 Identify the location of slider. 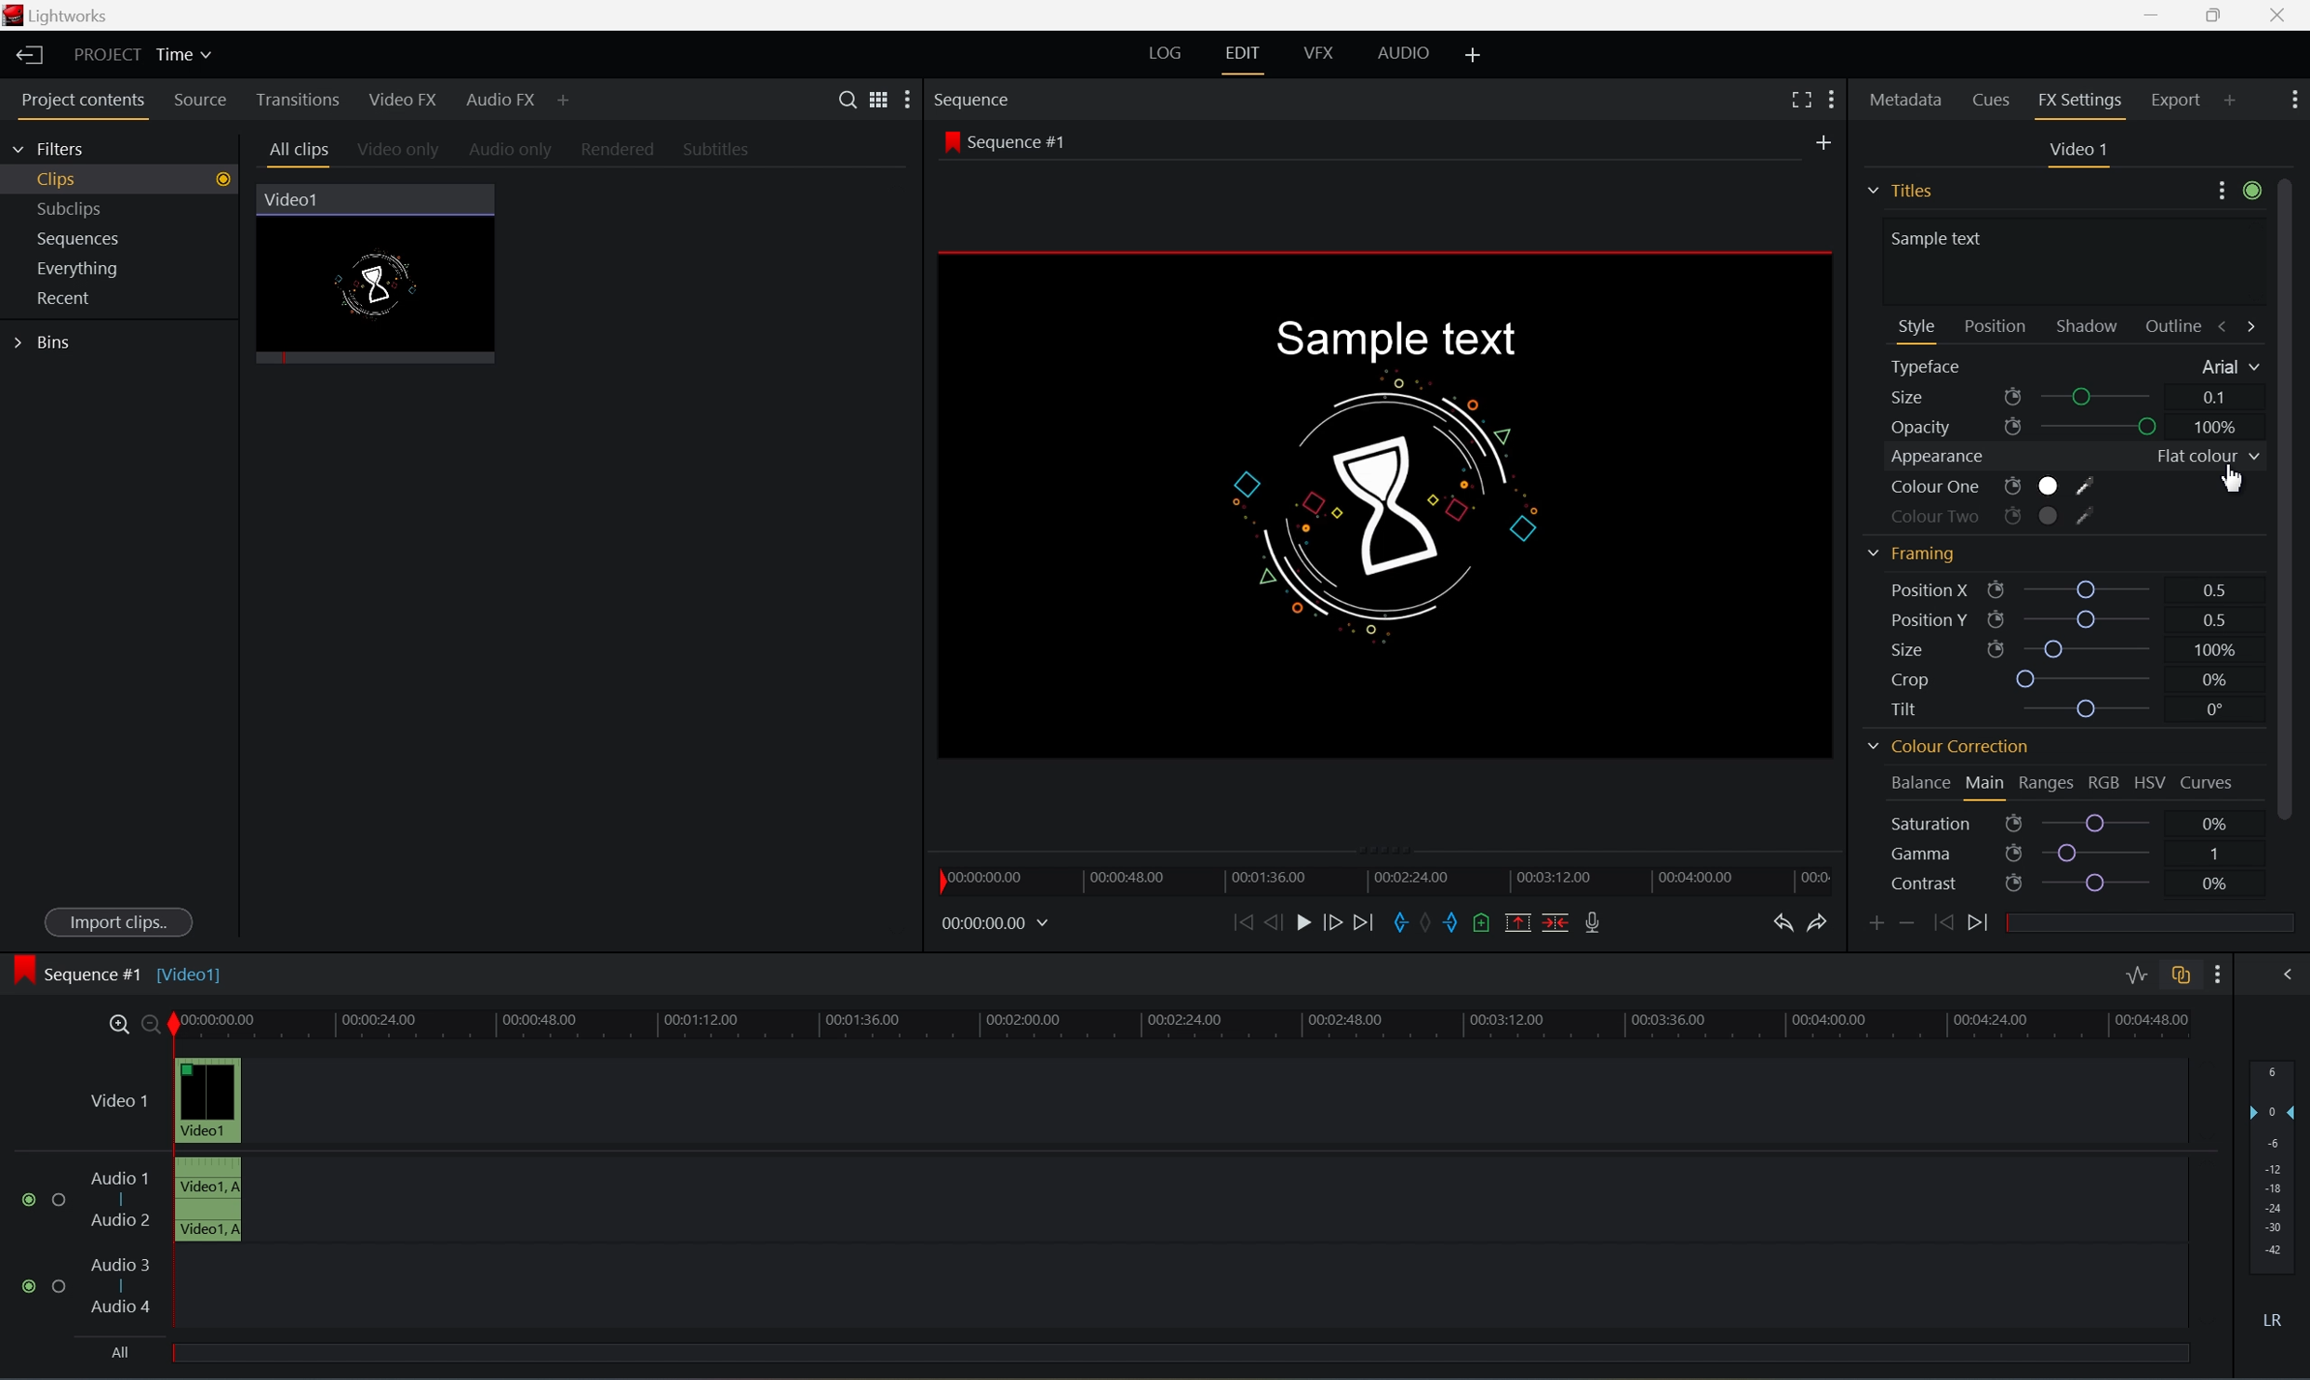
(2106, 884).